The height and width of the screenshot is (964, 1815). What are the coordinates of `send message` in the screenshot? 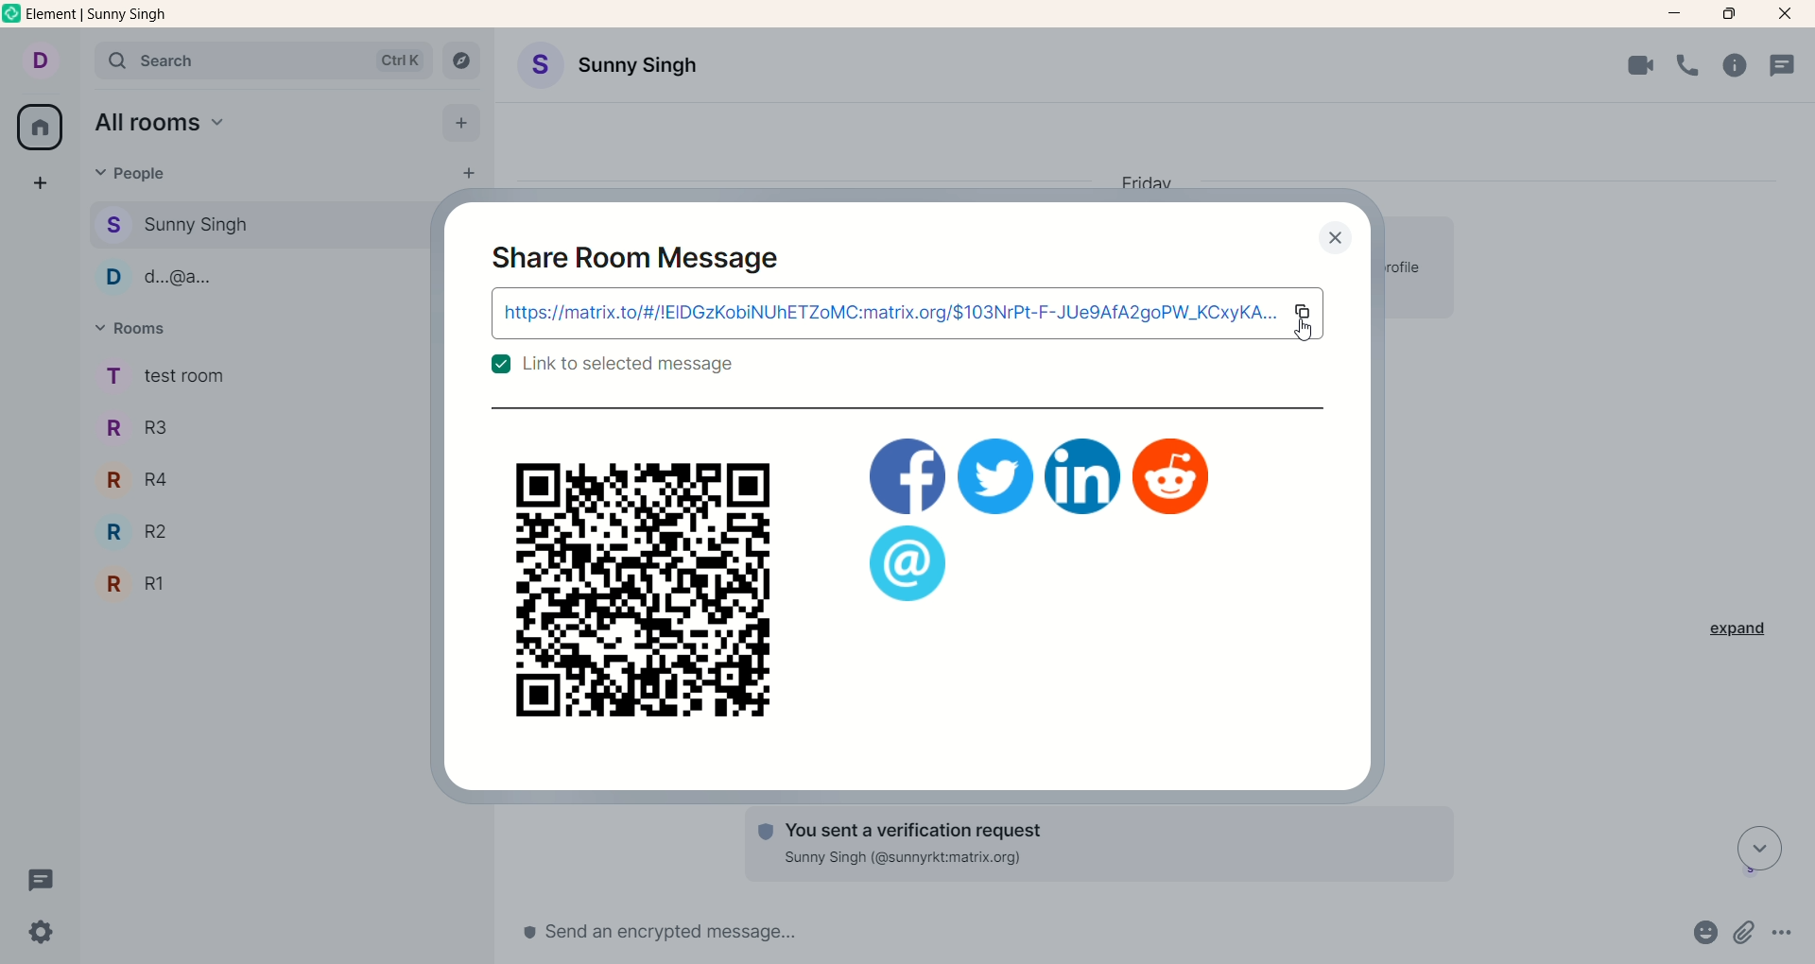 It's located at (764, 937).